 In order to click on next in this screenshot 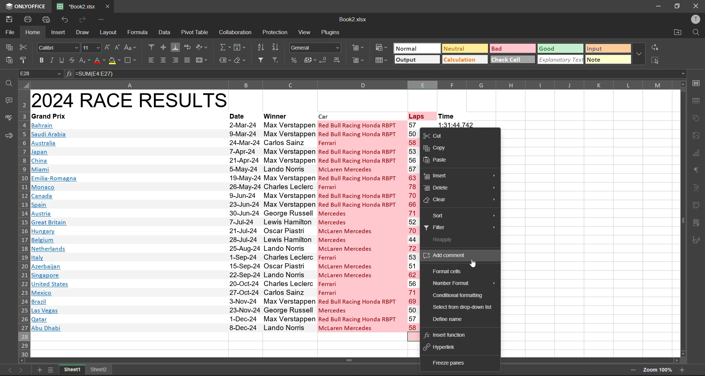, I will do `click(22, 369)`.